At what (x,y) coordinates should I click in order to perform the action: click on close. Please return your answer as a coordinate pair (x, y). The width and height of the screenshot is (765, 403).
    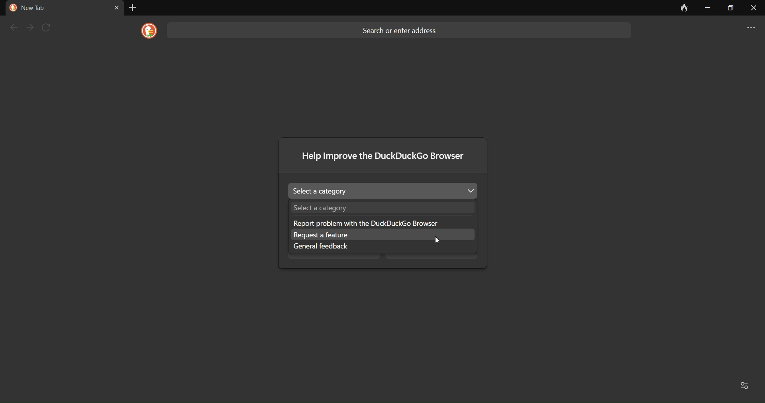
    Looking at the image, I should click on (753, 10).